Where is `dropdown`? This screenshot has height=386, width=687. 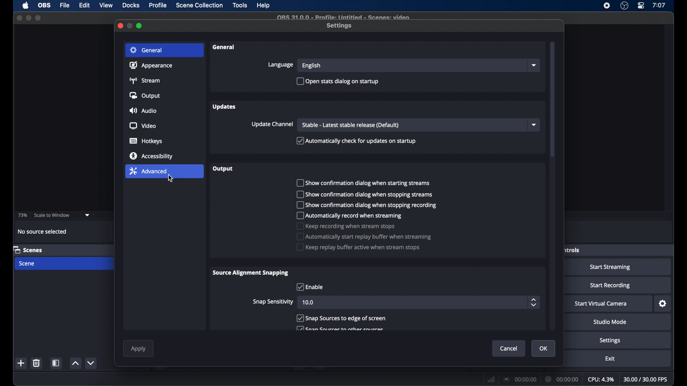 dropdown is located at coordinates (88, 215).